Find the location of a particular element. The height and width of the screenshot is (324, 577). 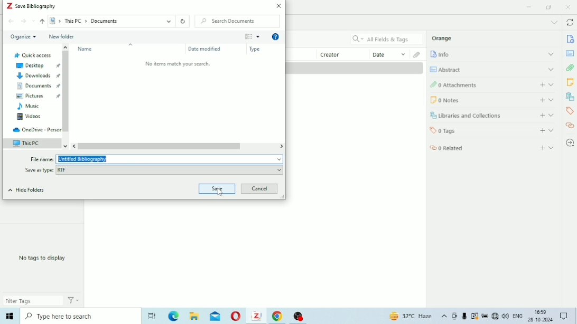

Tags is located at coordinates (492, 130).